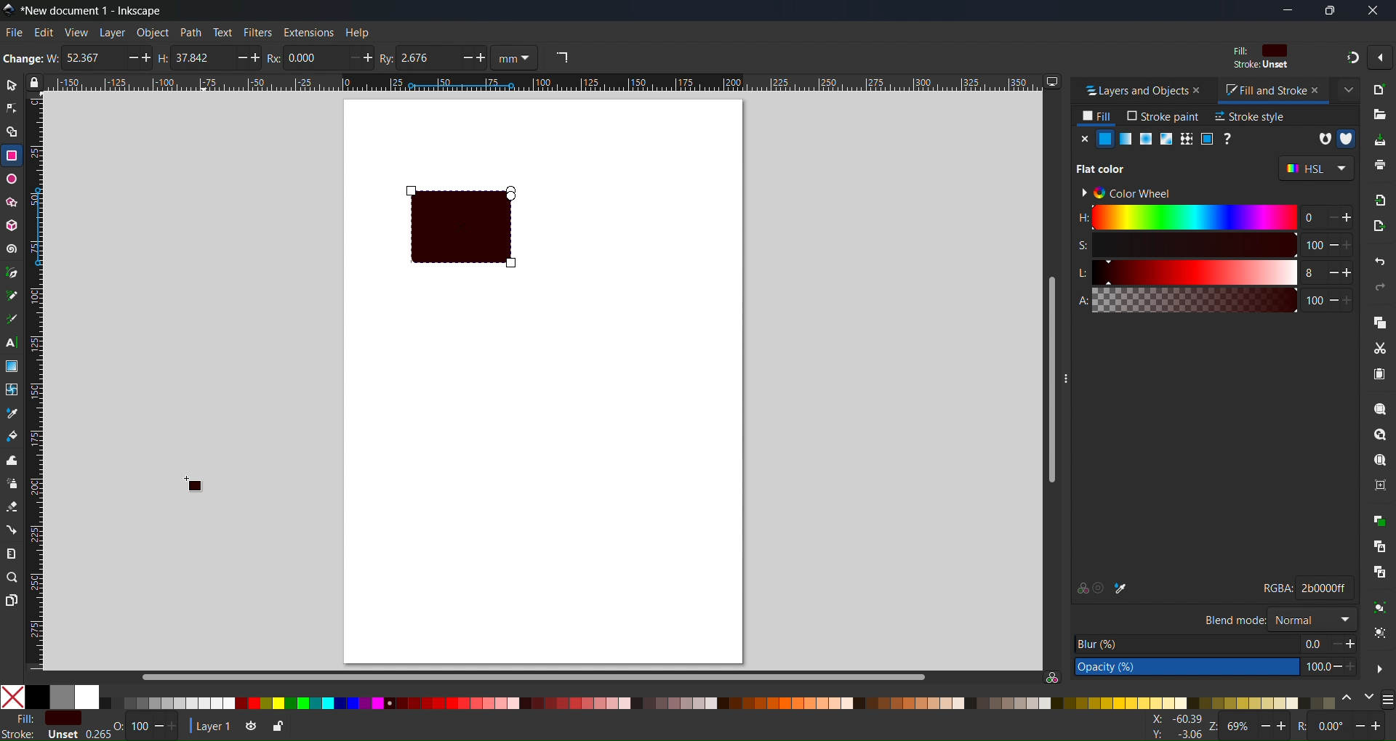  Describe the element at coordinates (63, 697) in the screenshot. I see `50% Grey` at that location.